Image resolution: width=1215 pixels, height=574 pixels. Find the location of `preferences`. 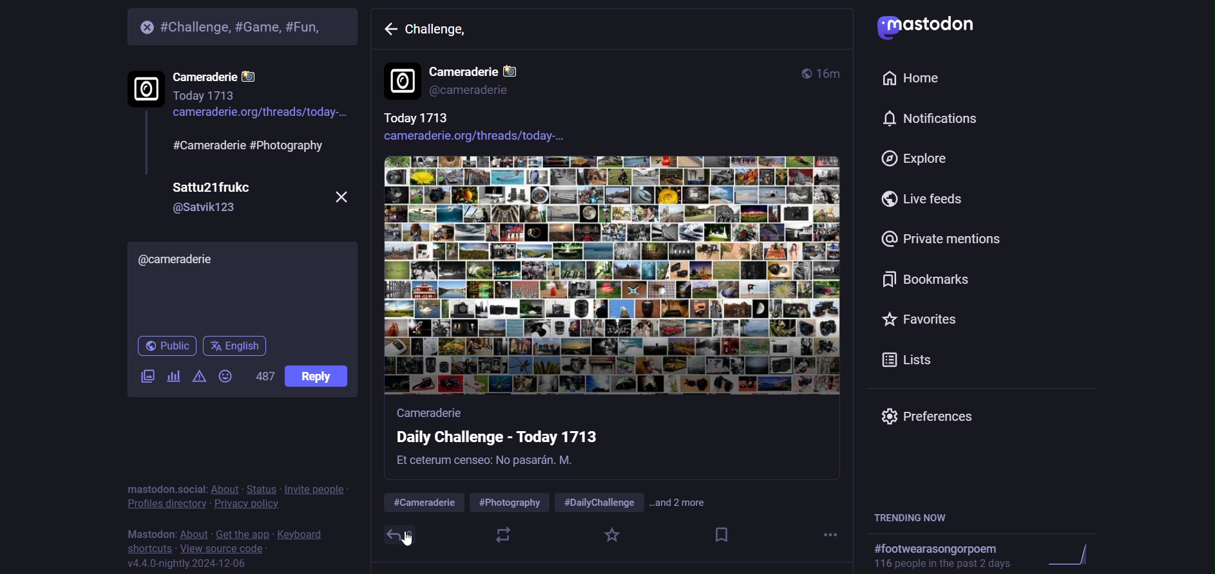

preferences is located at coordinates (934, 415).